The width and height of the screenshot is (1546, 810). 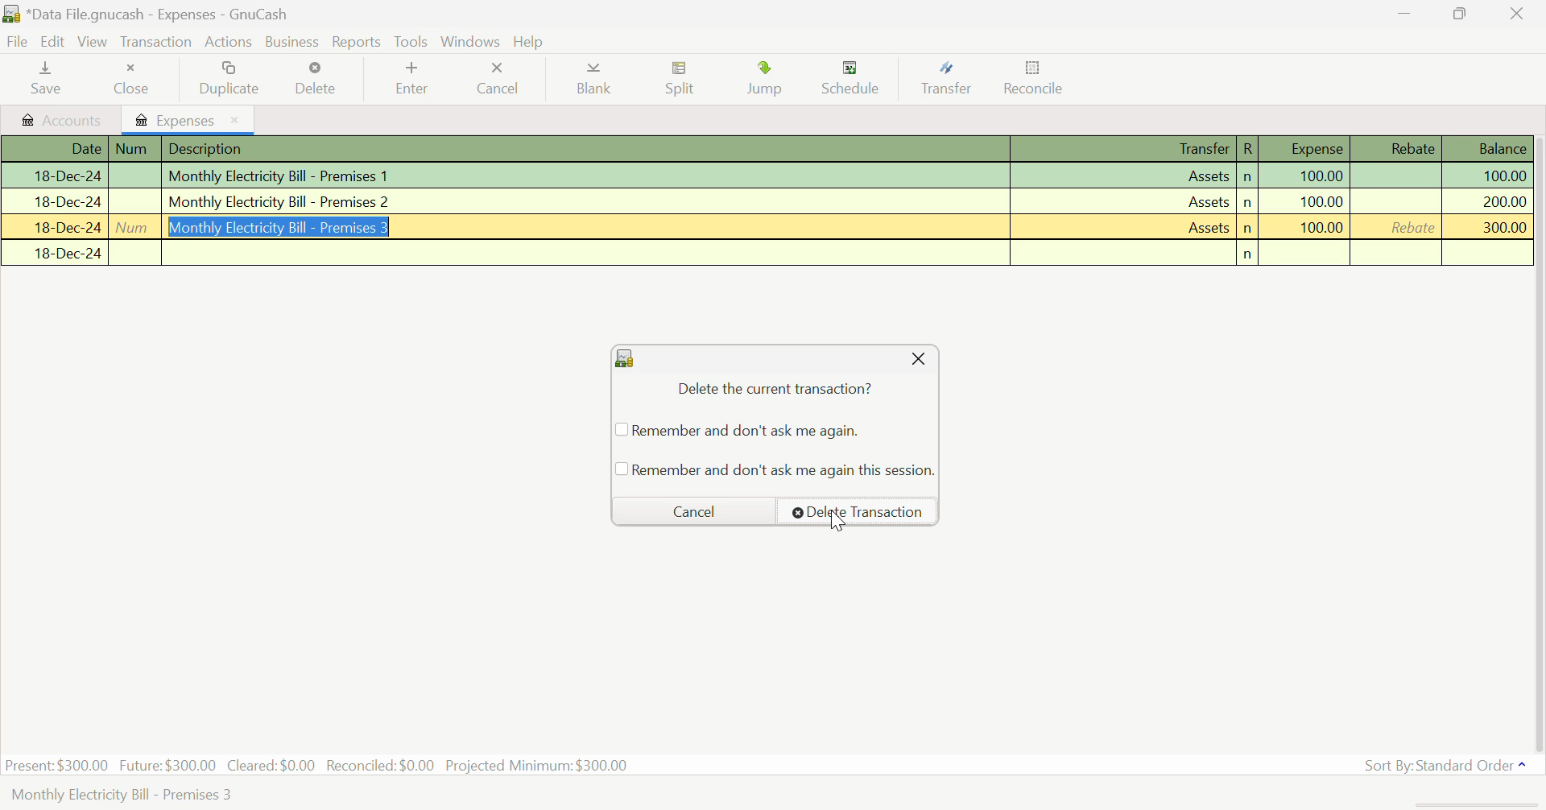 I want to click on Remember and don't ask me again., so click(x=735, y=430).